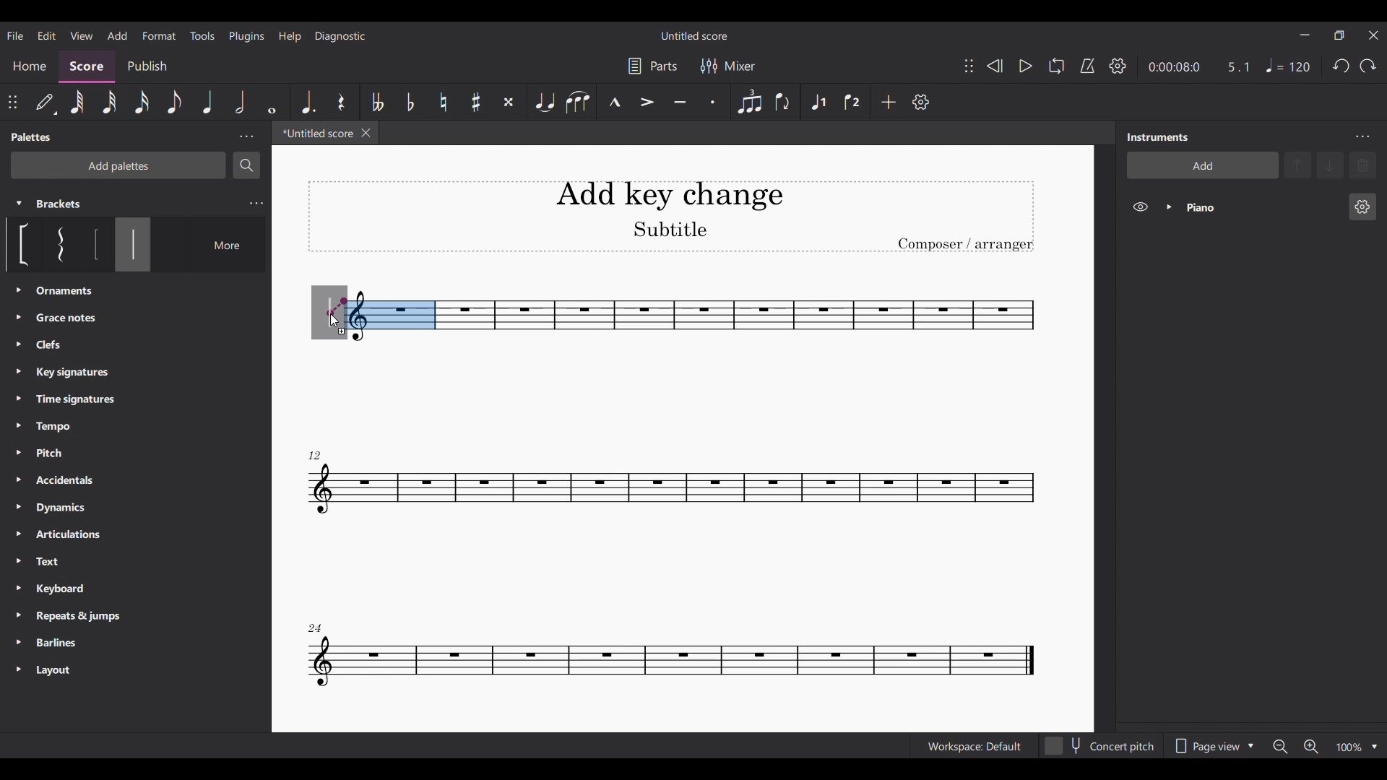 This screenshot has height=780, width=1387. What do you see at coordinates (246, 165) in the screenshot?
I see `Search` at bounding box center [246, 165].